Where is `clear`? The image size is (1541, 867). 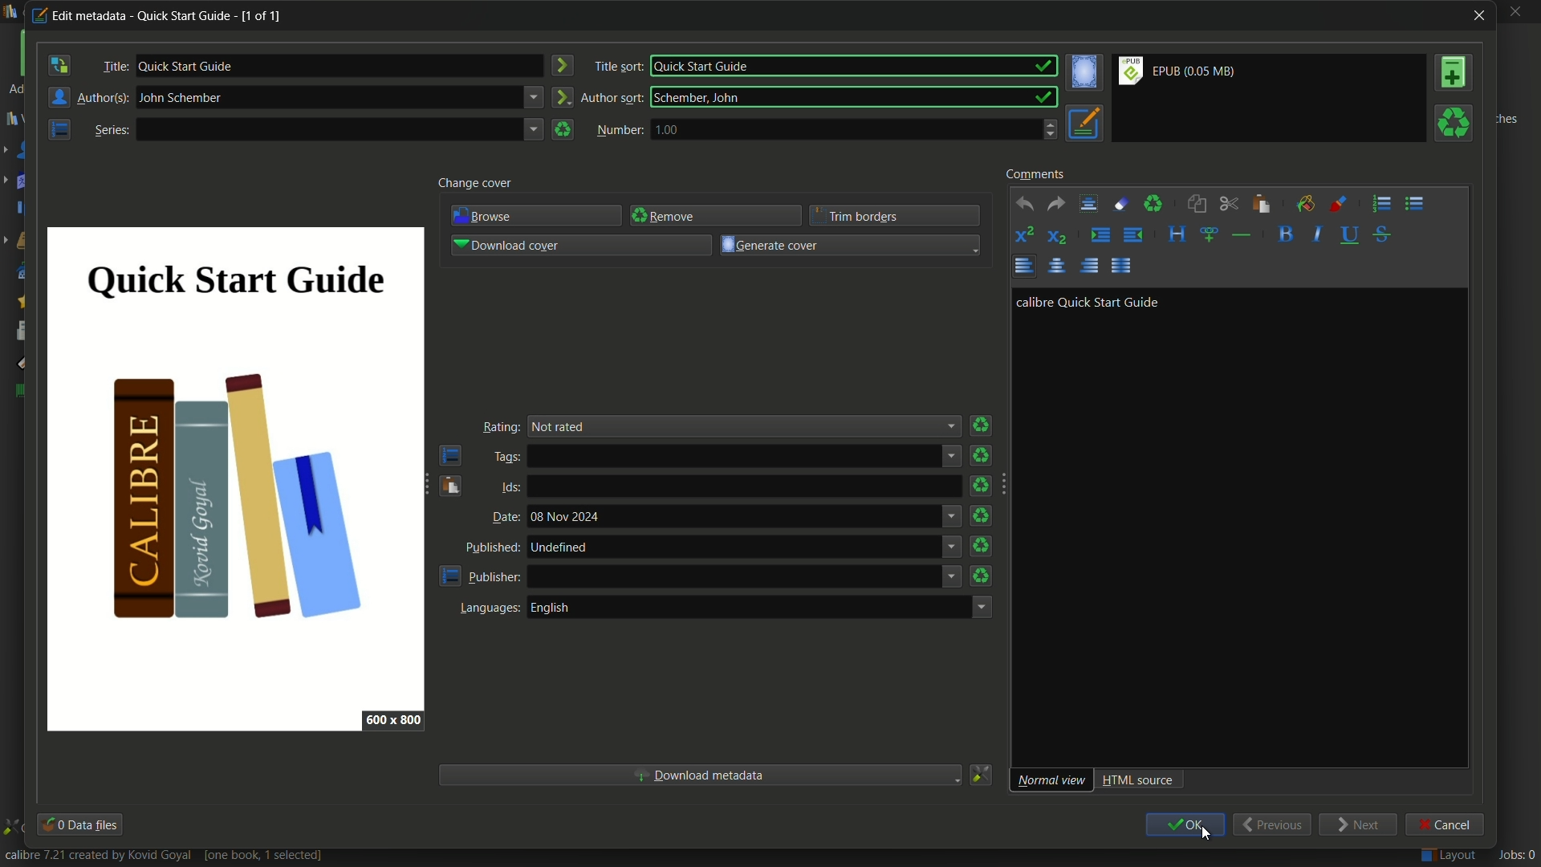
clear is located at coordinates (1153, 204).